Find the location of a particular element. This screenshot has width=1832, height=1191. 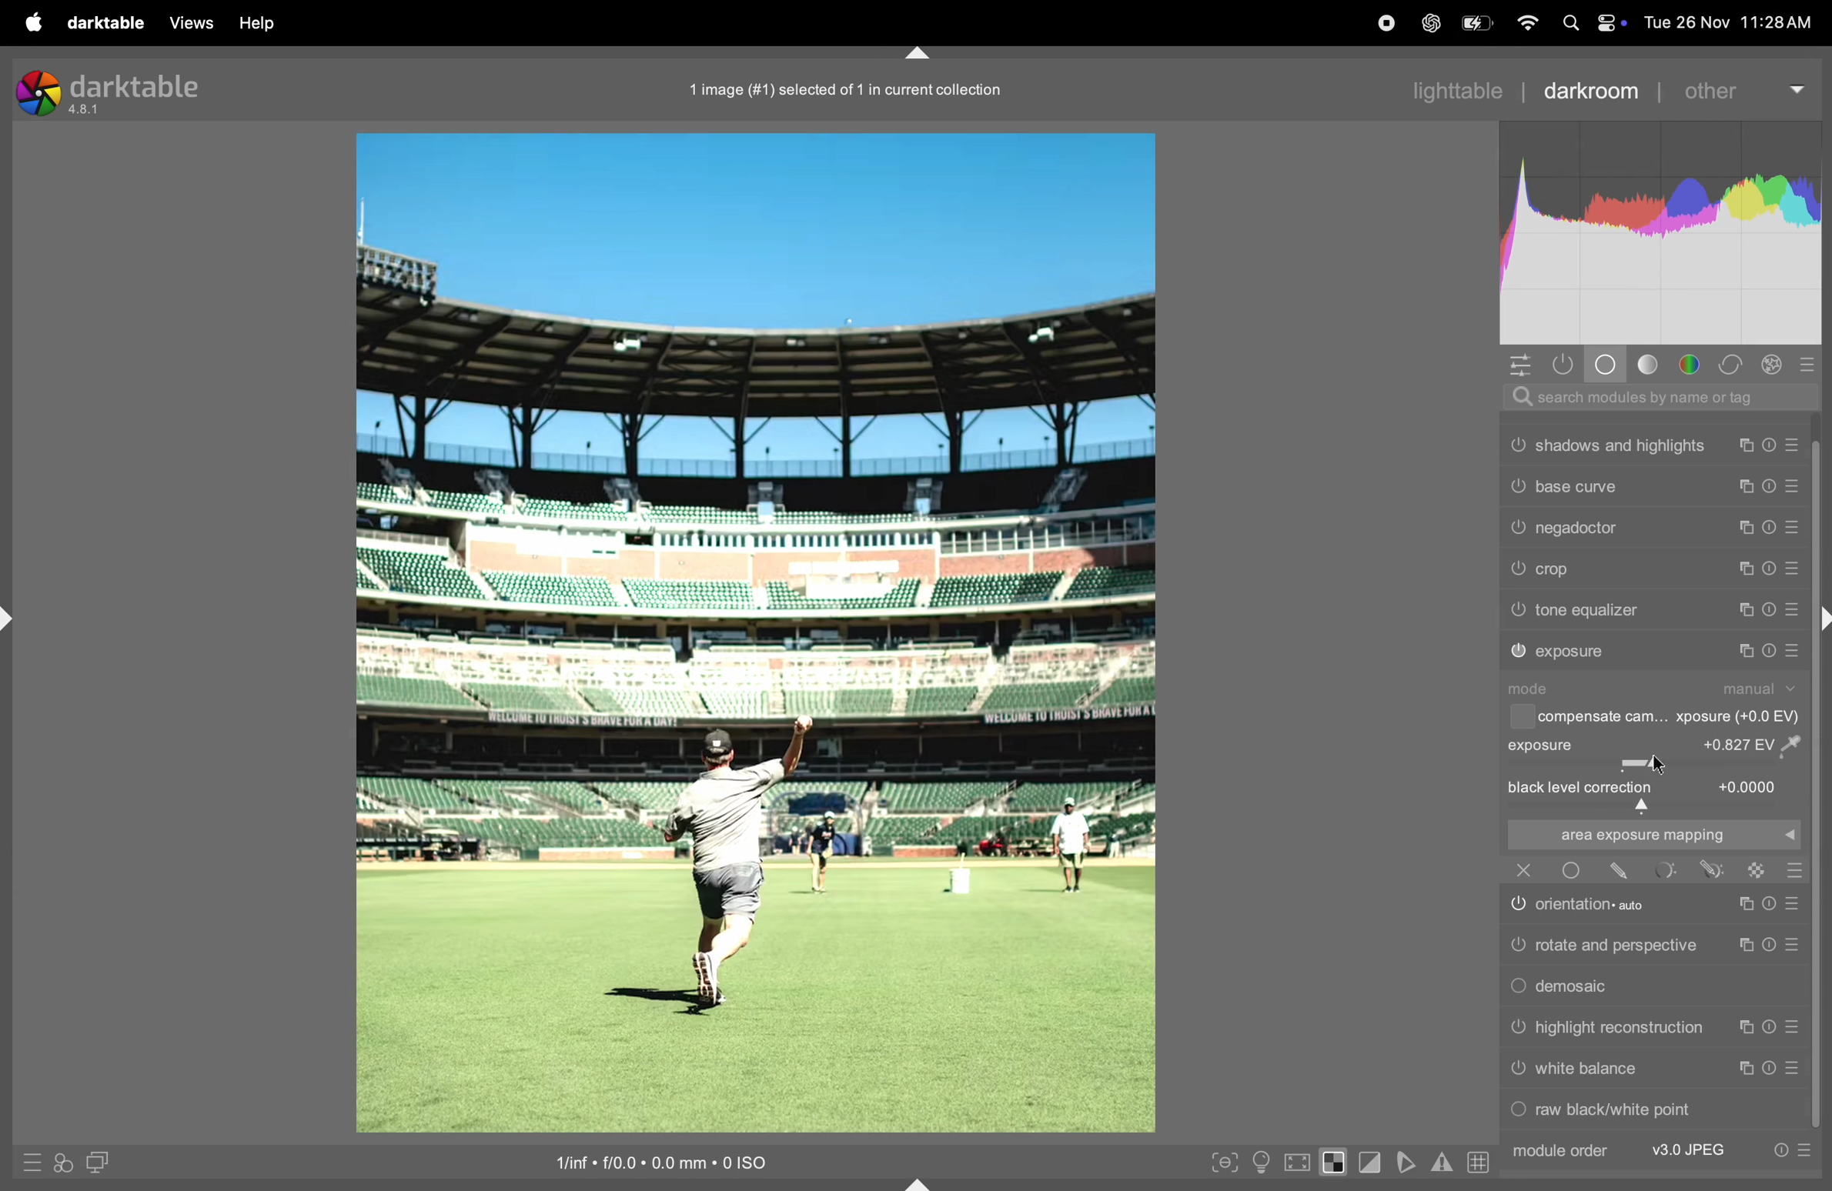

reset presets is located at coordinates (1770, 489).